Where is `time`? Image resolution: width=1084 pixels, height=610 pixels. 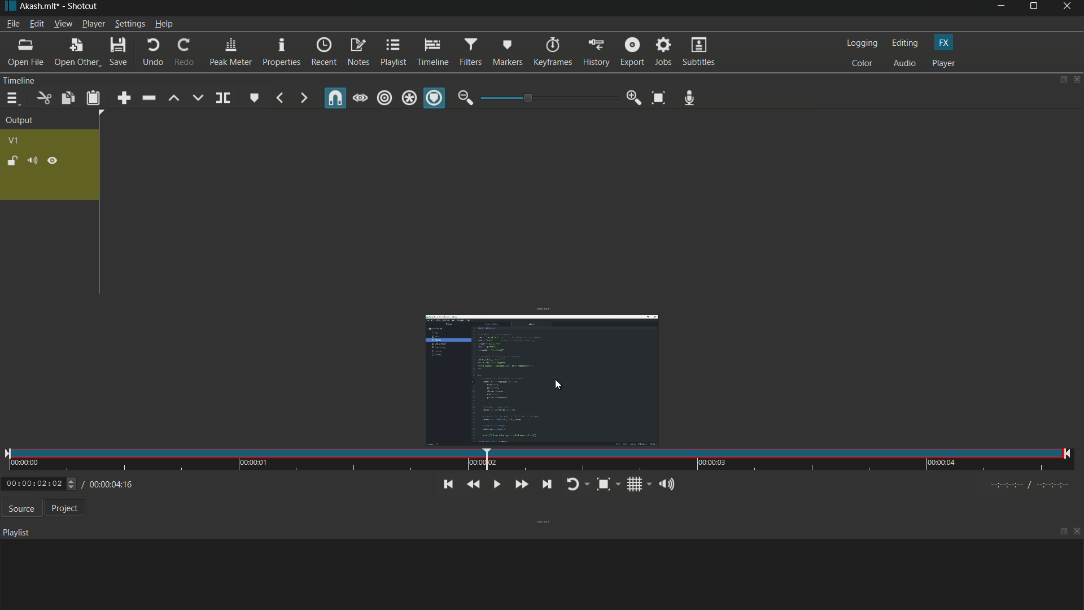 time is located at coordinates (537, 460).